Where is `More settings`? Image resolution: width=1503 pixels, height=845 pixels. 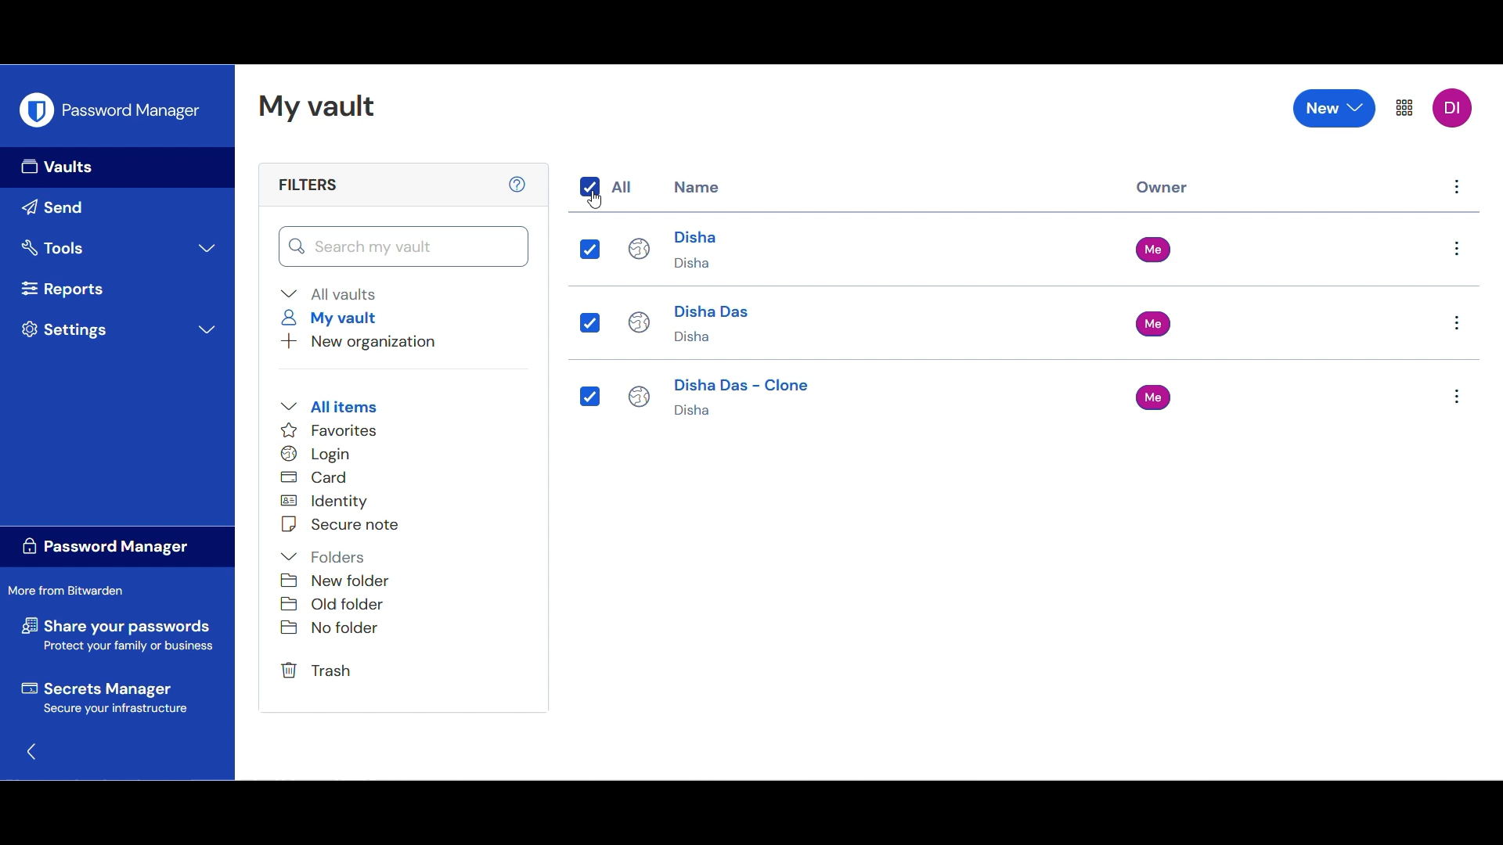
More settings is located at coordinates (1404, 108).